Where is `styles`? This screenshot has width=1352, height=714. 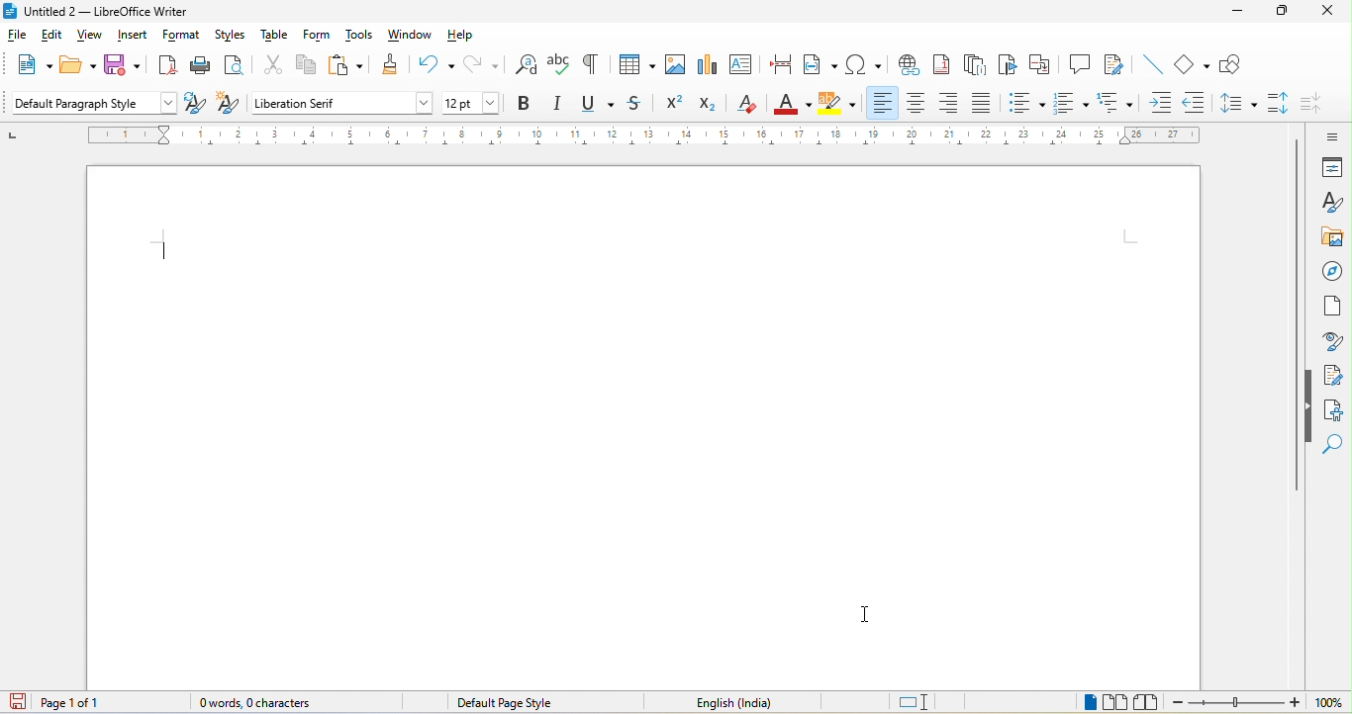
styles is located at coordinates (1331, 203).